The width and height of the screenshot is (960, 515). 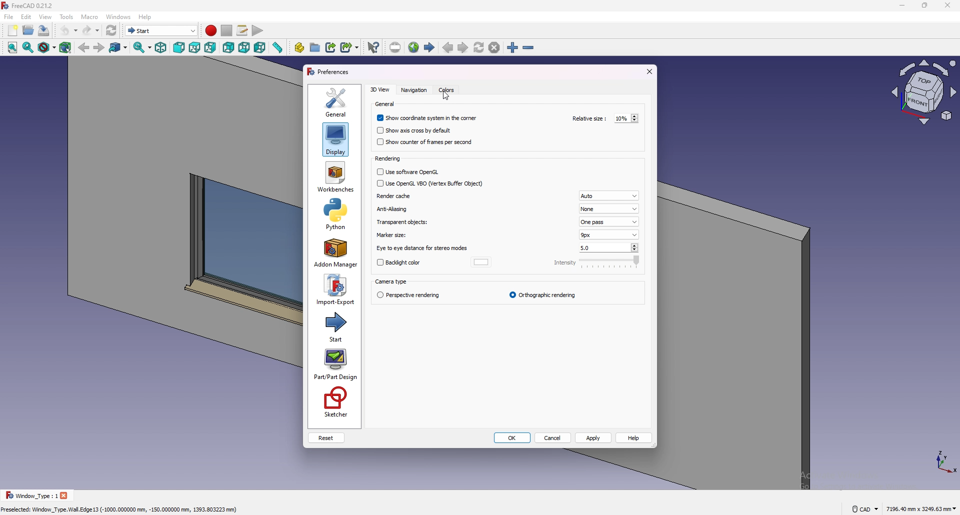 What do you see at coordinates (899, 6) in the screenshot?
I see `minimize` at bounding box center [899, 6].